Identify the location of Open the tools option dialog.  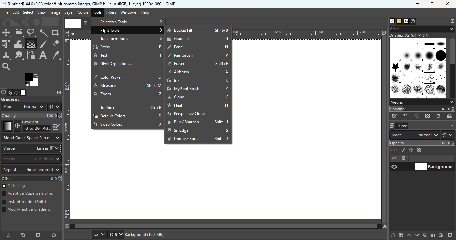
(3, 93).